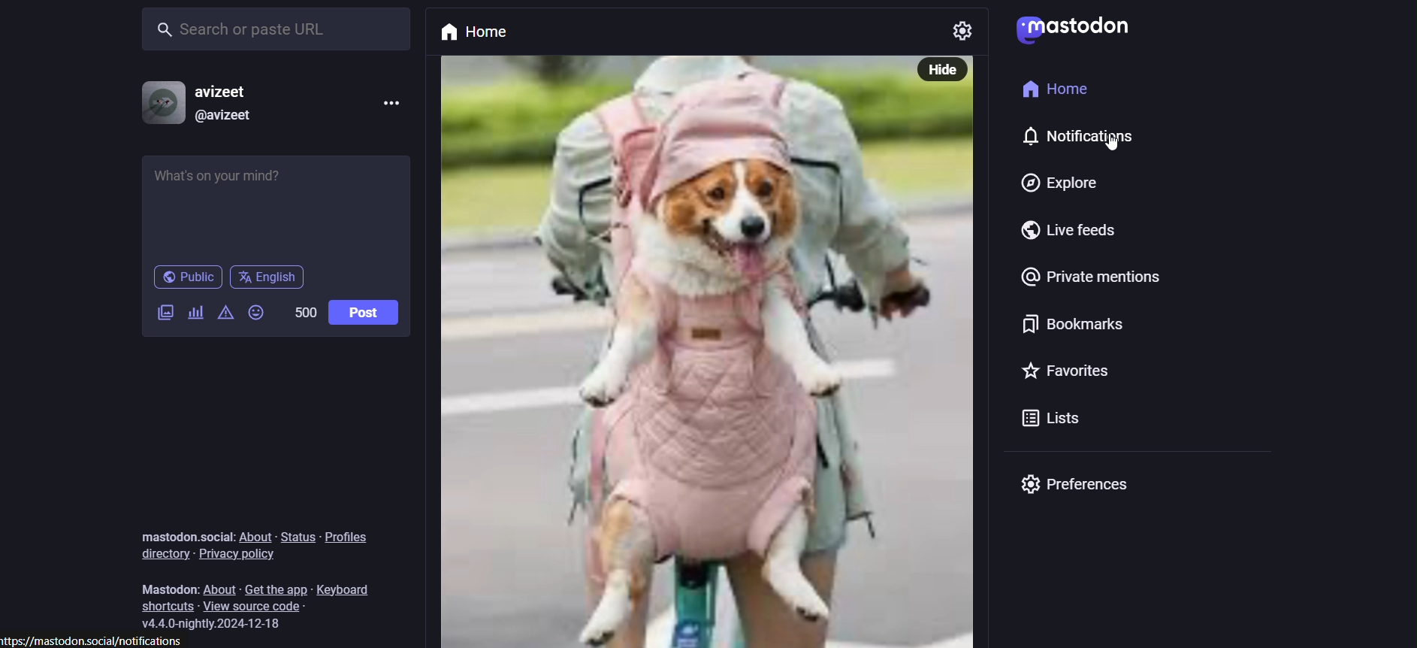 This screenshot has width=1417, height=648. What do you see at coordinates (187, 278) in the screenshot?
I see `public post` at bounding box center [187, 278].